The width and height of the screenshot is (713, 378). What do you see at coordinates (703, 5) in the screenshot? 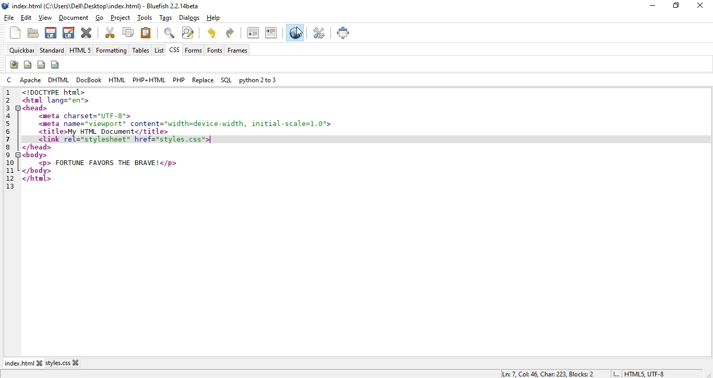
I see `close` at bounding box center [703, 5].